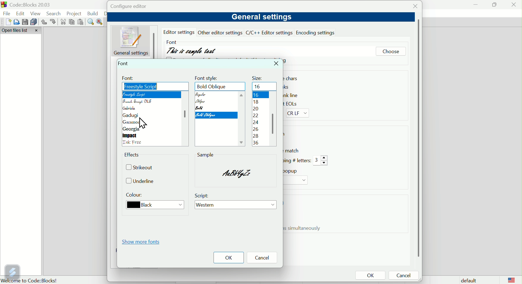 This screenshot has width=522, height=284. I want to click on Close, so click(414, 7).